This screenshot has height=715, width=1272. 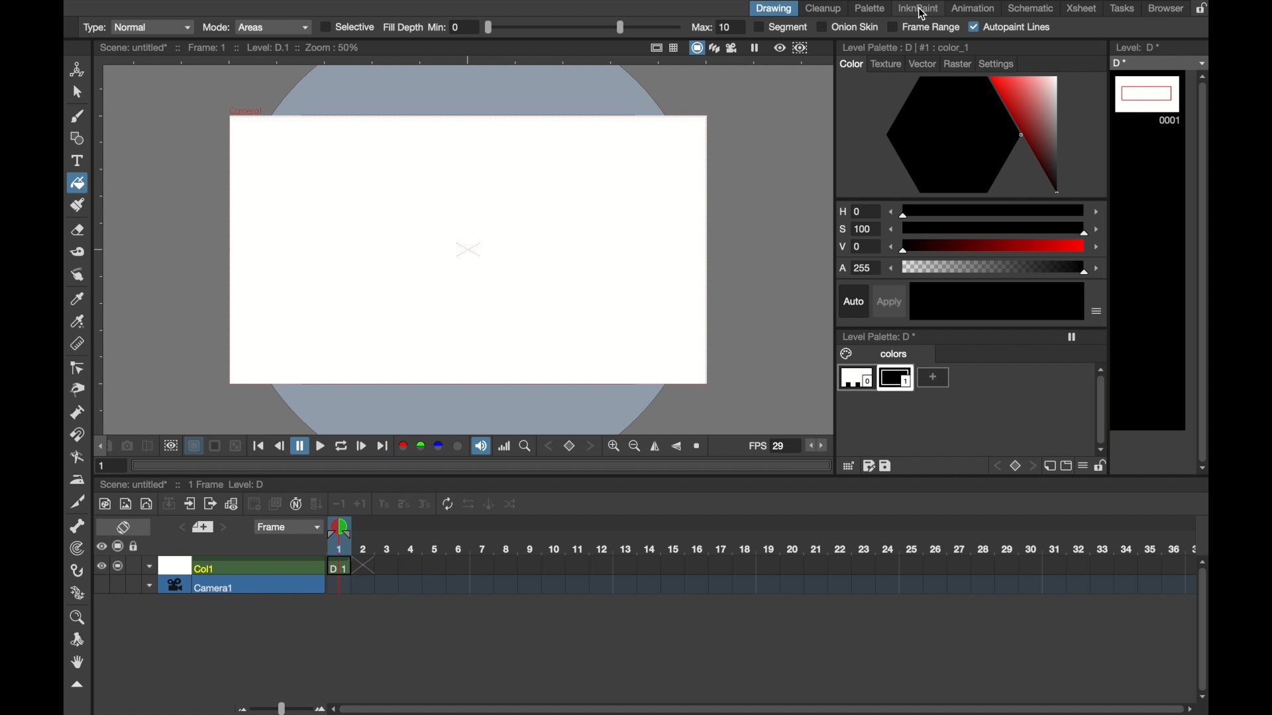 I want to click on scene scale, so click(x=761, y=550).